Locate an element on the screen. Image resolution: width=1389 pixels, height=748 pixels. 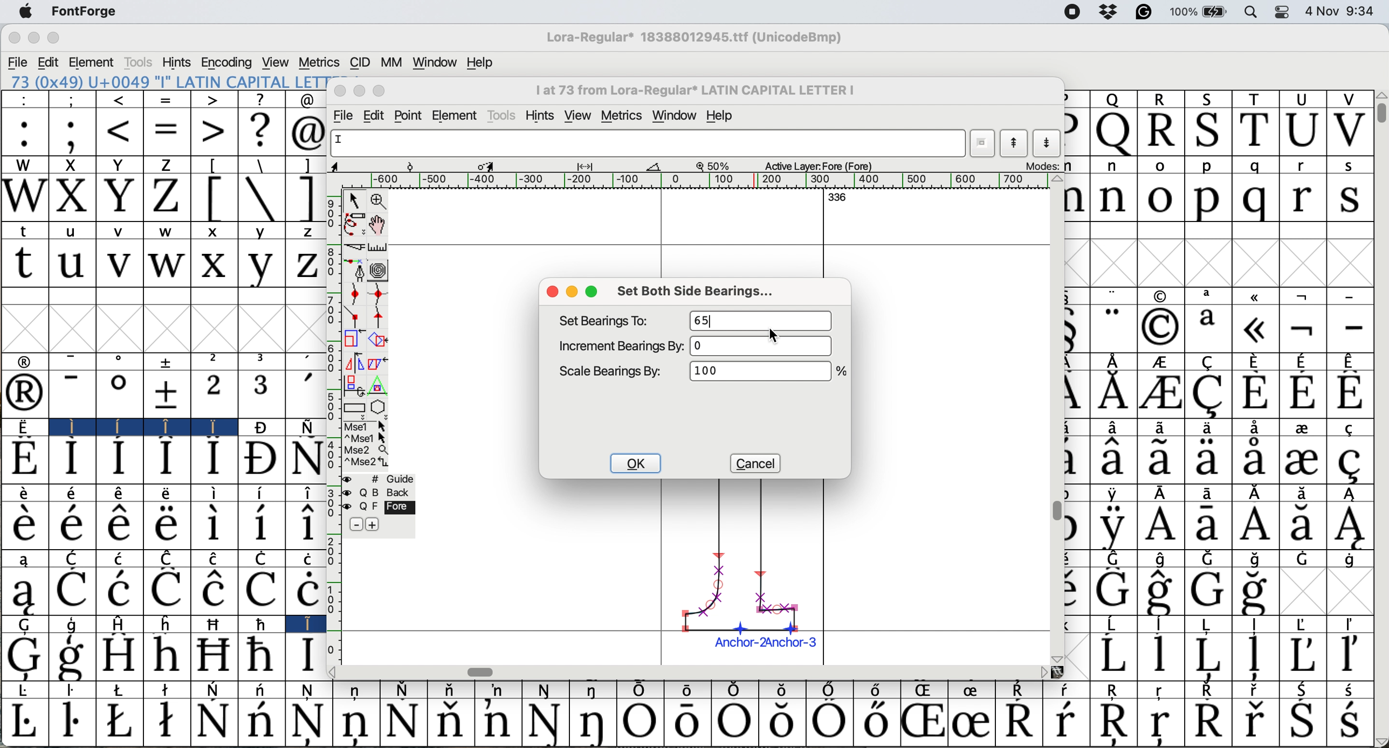
minimize is located at coordinates (32, 37).